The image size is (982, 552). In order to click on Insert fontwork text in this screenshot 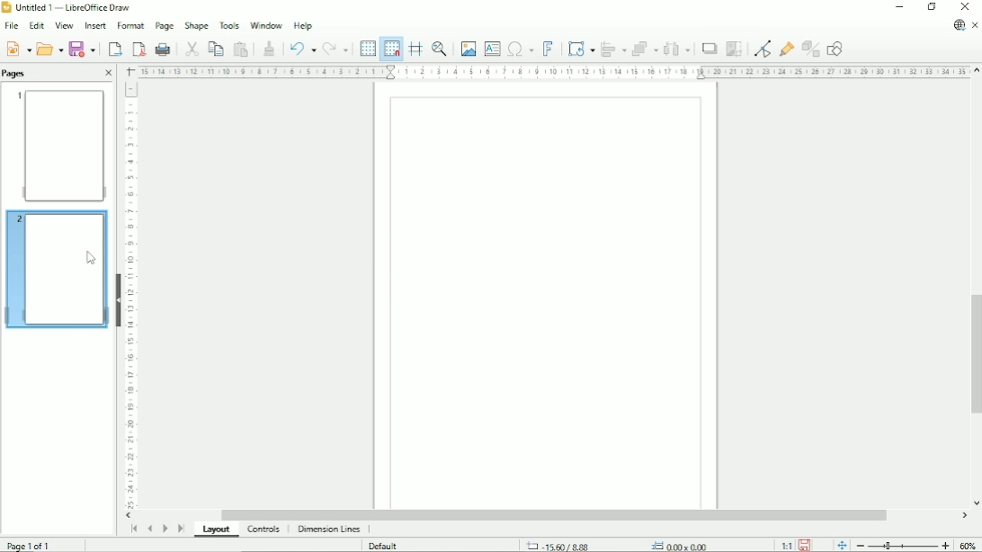, I will do `click(549, 48)`.